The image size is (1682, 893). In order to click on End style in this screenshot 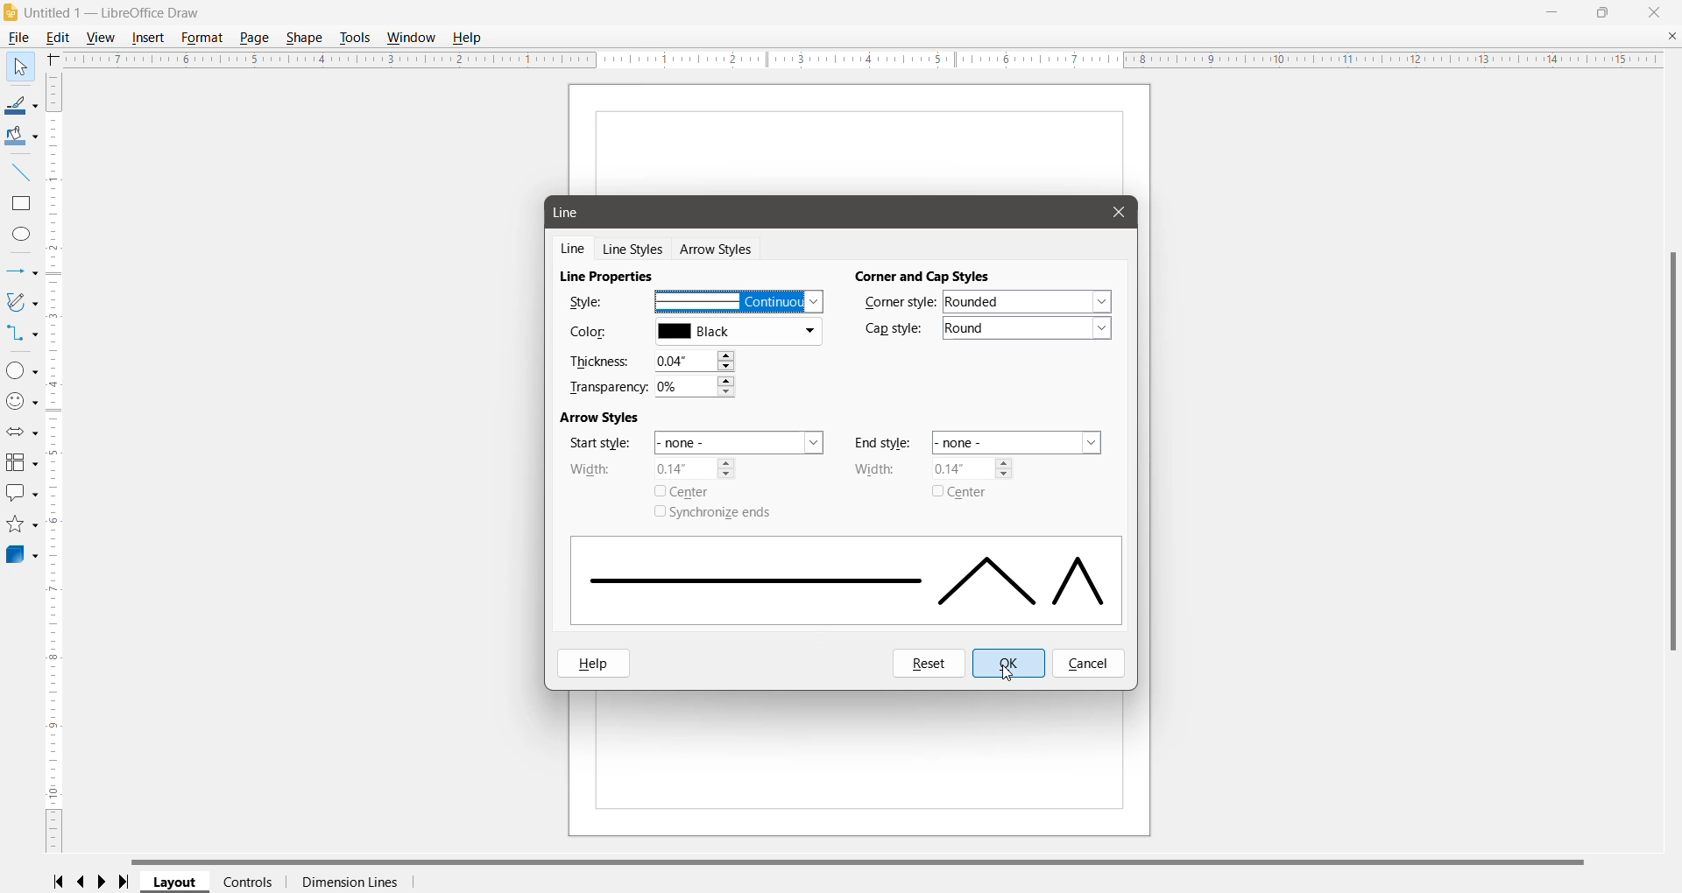, I will do `click(880, 443)`.